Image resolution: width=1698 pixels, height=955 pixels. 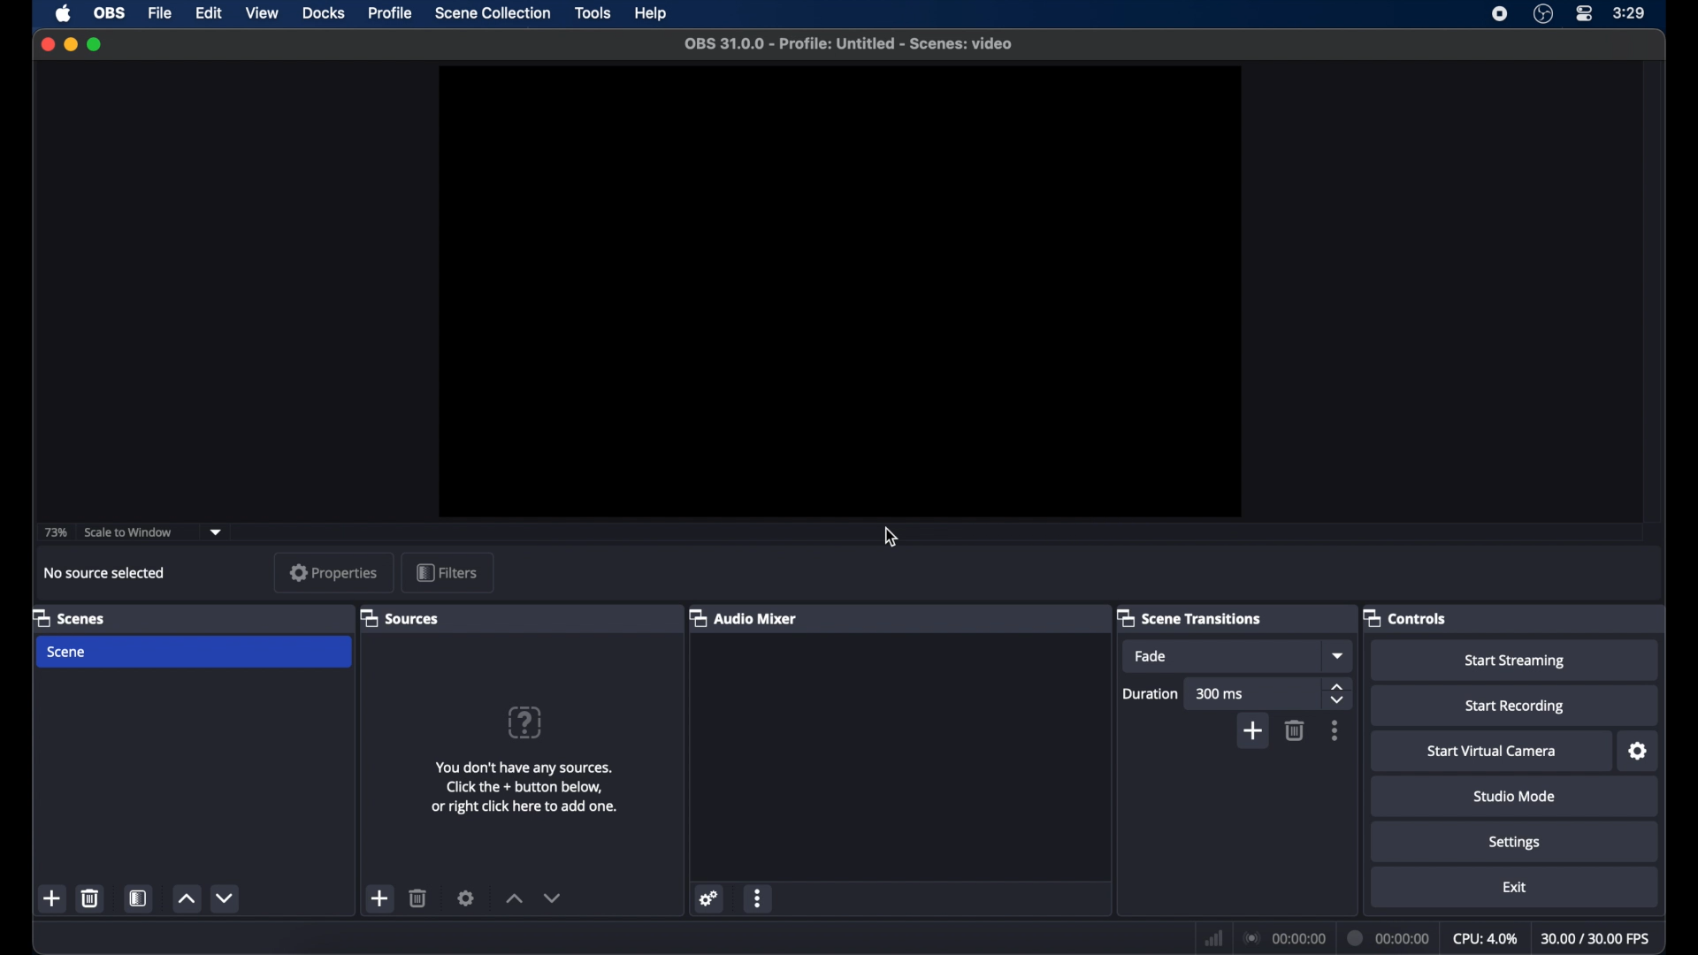 I want to click on add, so click(x=1252, y=732).